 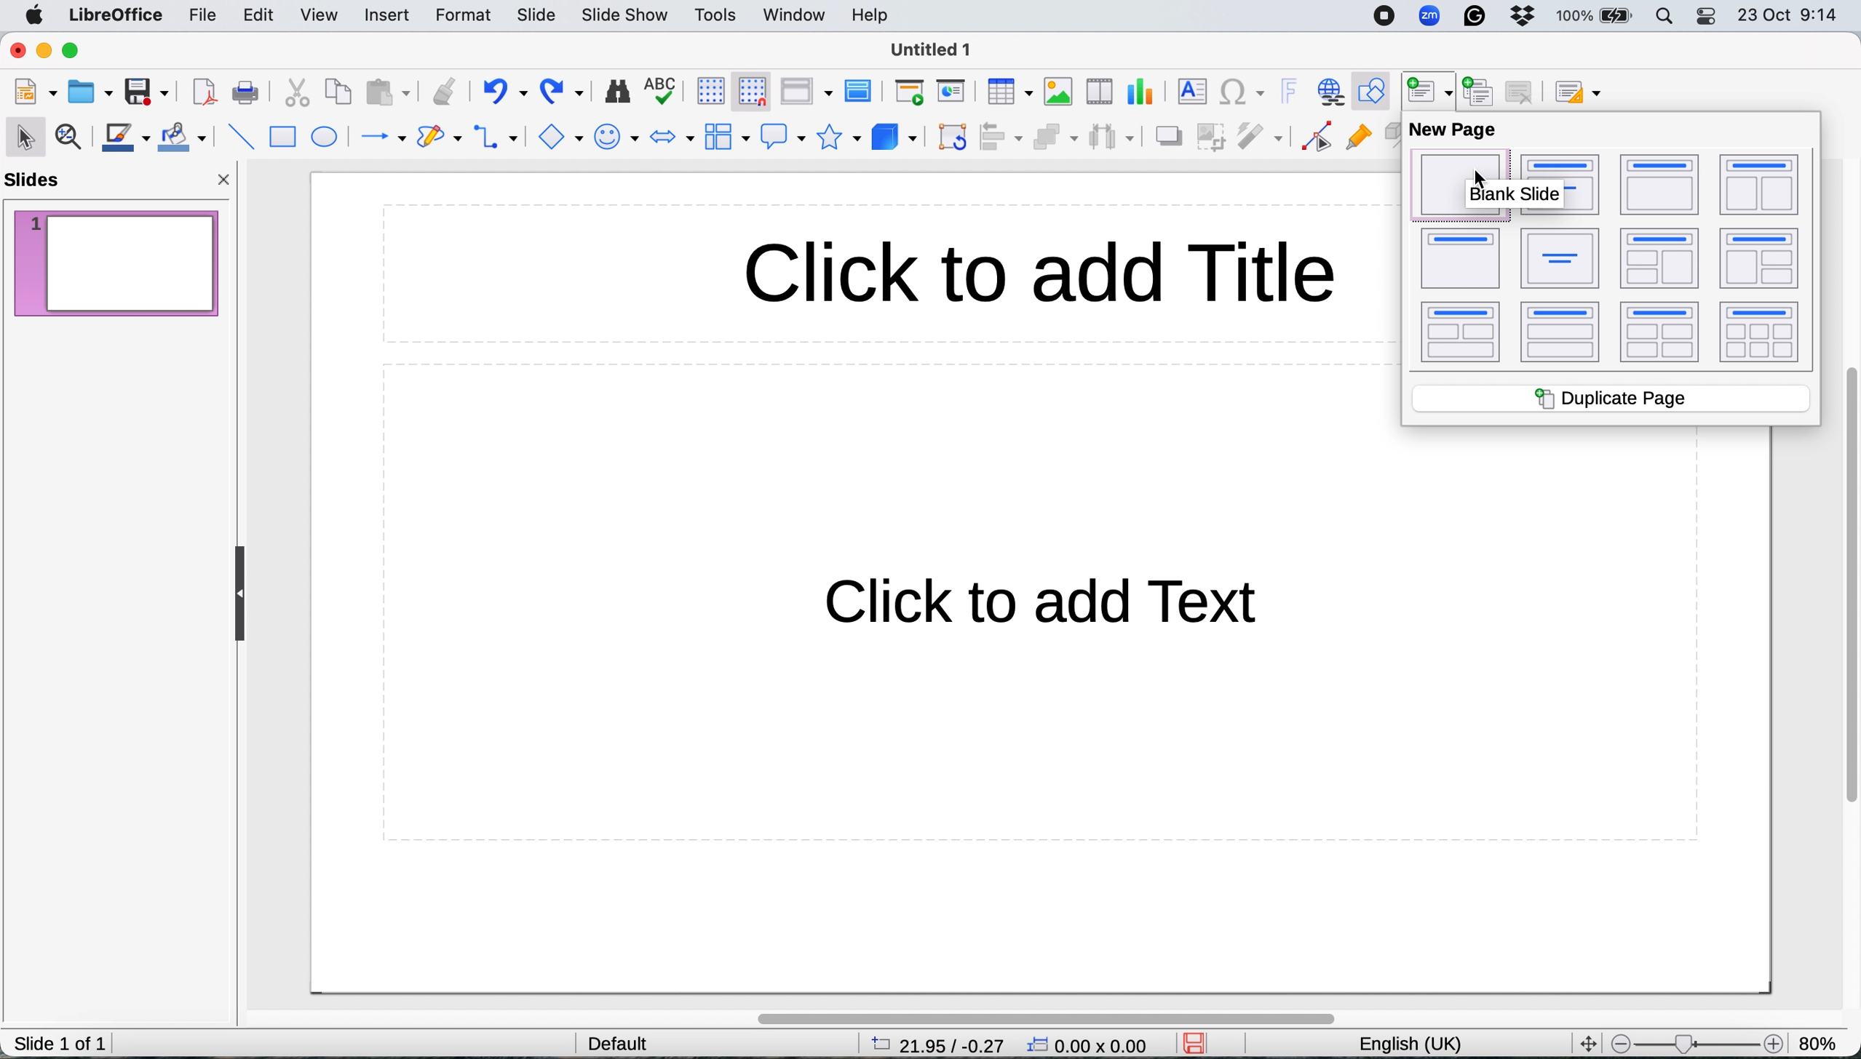 What do you see at coordinates (1459, 257) in the screenshot?
I see `title only` at bounding box center [1459, 257].